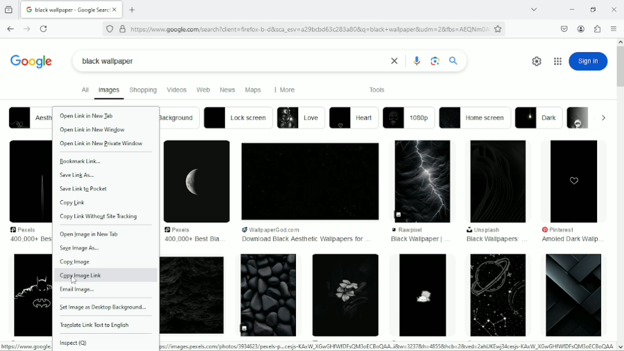 The height and width of the screenshot is (351, 624). What do you see at coordinates (79, 290) in the screenshot?
I see `Email image` at bounding box center [79, 290].